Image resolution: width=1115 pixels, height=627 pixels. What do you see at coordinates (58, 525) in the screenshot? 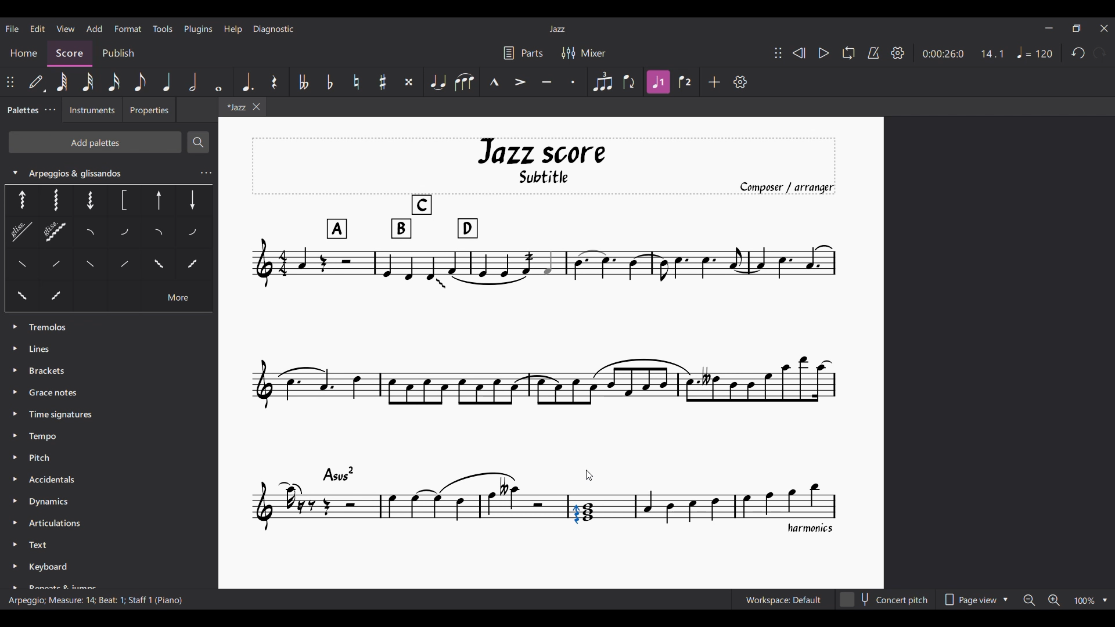
I see `Articulation` at bounding box center [58, 525].